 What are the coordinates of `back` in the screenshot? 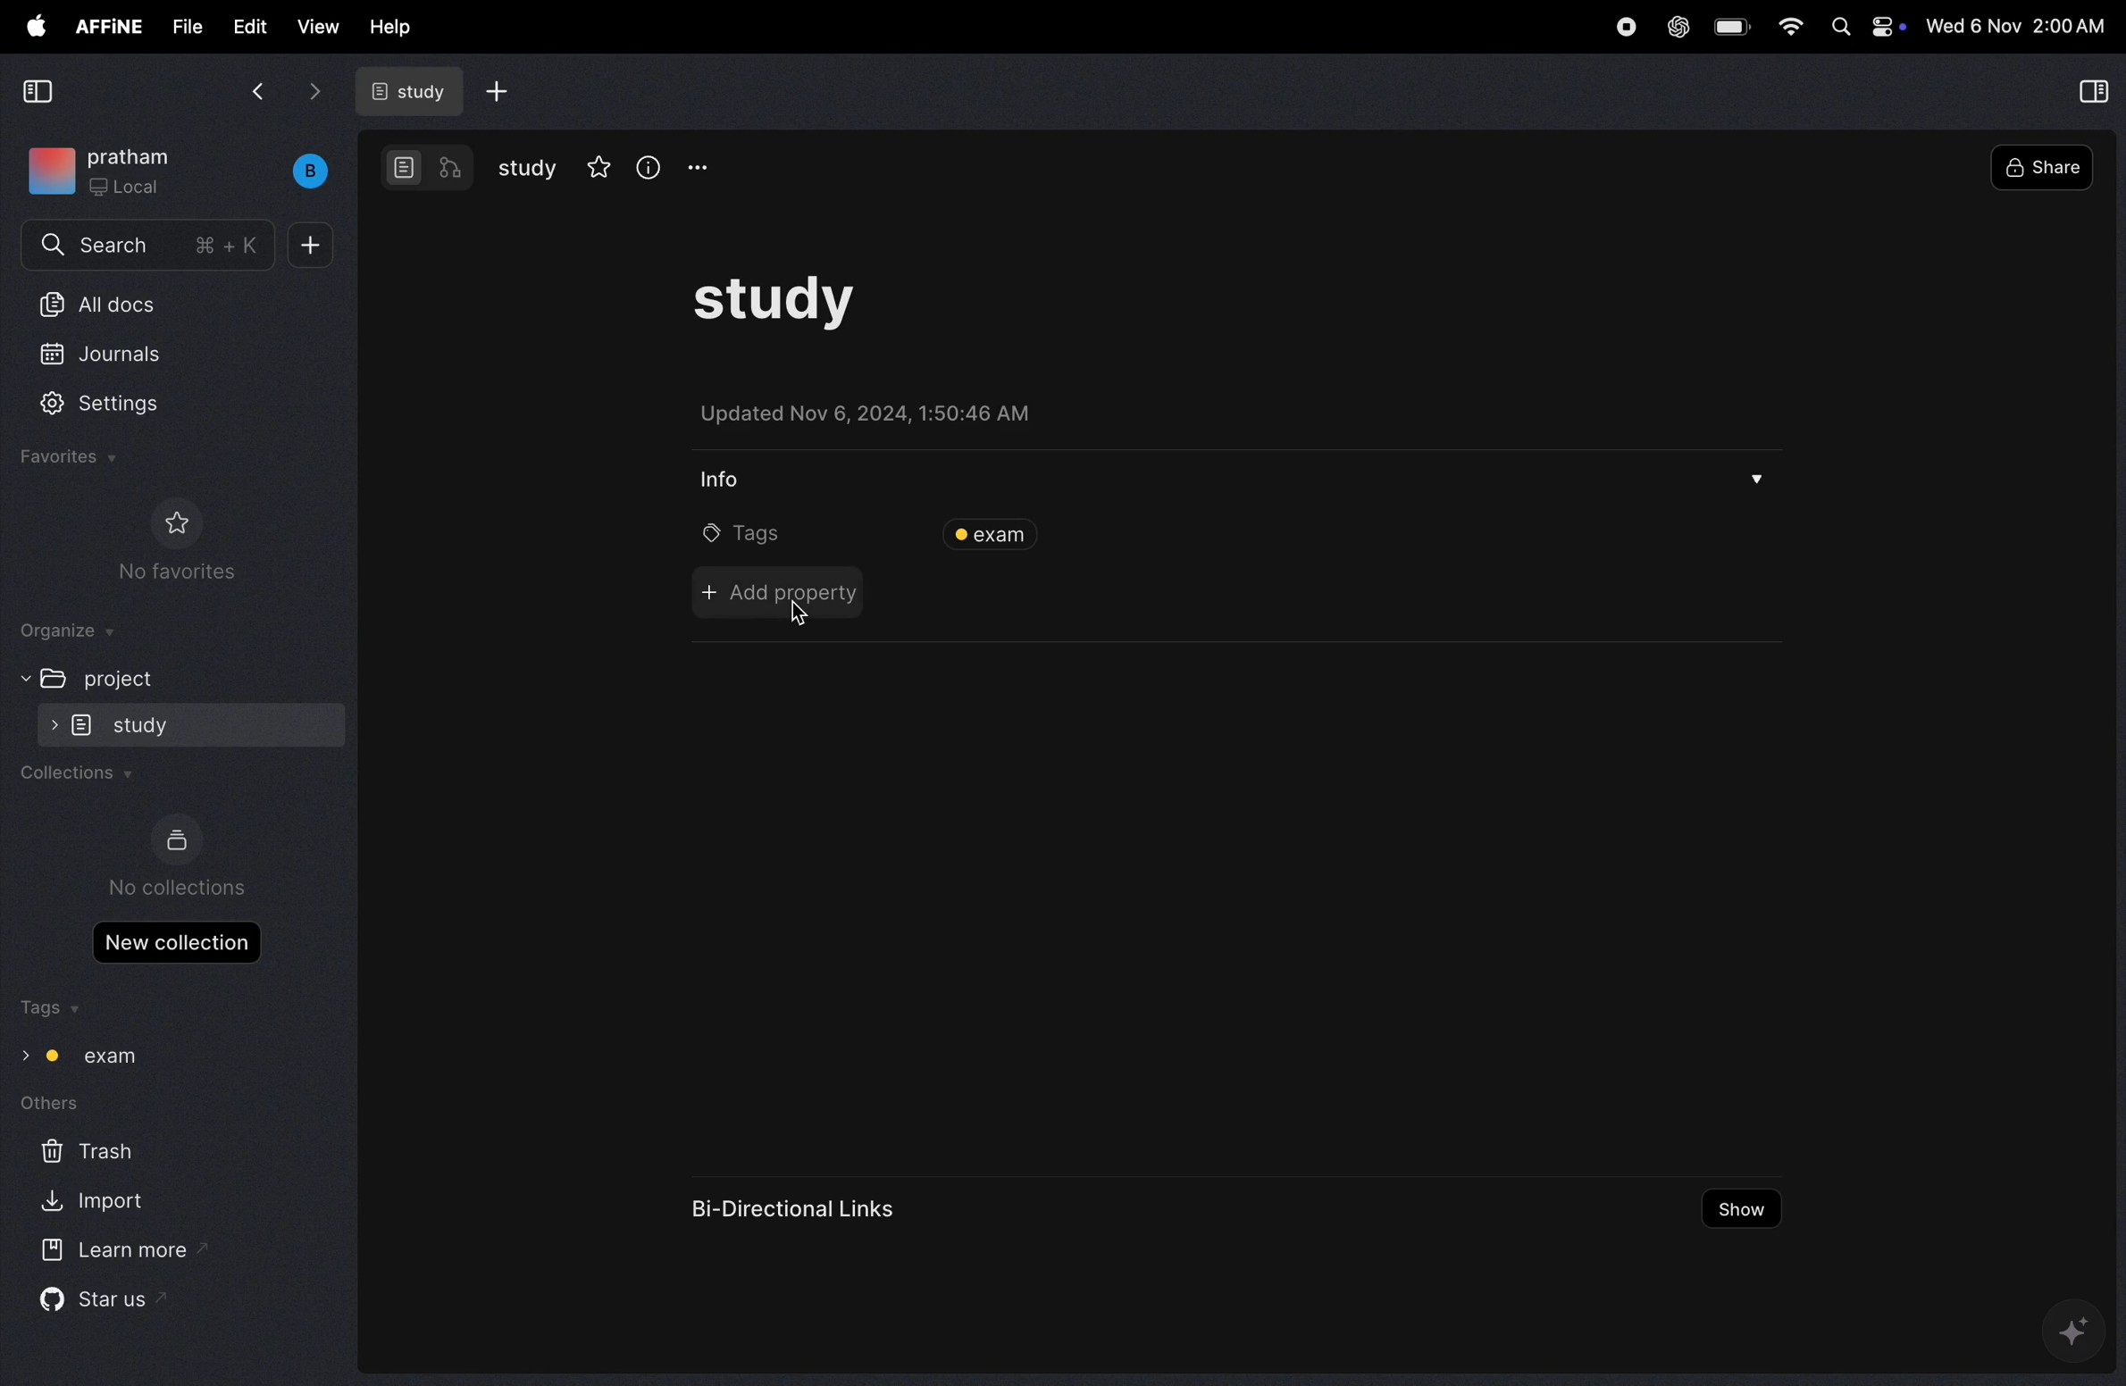 It's located at (253, 94).